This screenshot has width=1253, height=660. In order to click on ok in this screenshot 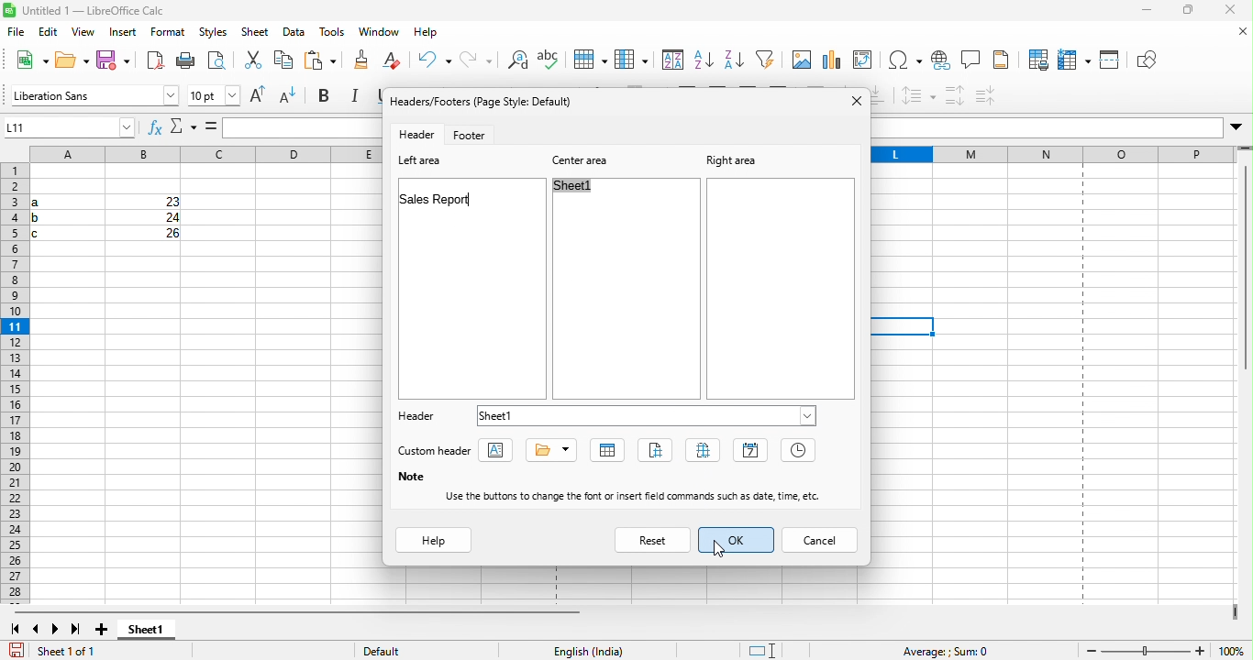, I will do `click(735, 540)`.